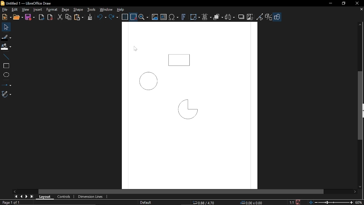  What do you see at coordinates (114, 17) in the screenshot?
I see `Redo` at bounding box center [114, 17].